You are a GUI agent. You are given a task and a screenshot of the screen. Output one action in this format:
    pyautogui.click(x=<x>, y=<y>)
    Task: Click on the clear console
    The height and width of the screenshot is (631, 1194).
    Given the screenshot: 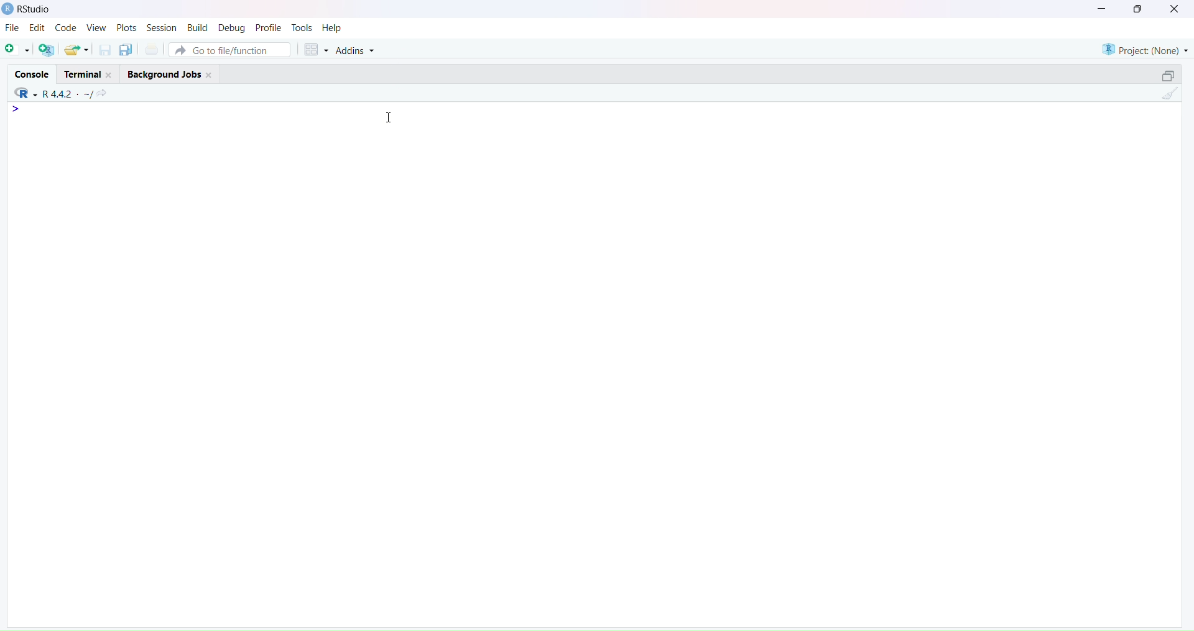 What is the action you would take?
    pyautogui.click(x=1170, y=95)
    